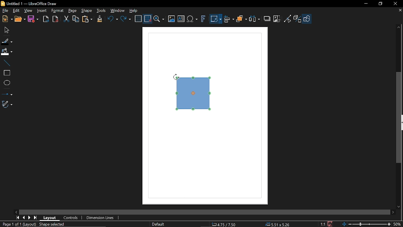 The height and width of the screenshot is (227, 403). I want to click on Select at least three object to distribute, so click(255, 20).